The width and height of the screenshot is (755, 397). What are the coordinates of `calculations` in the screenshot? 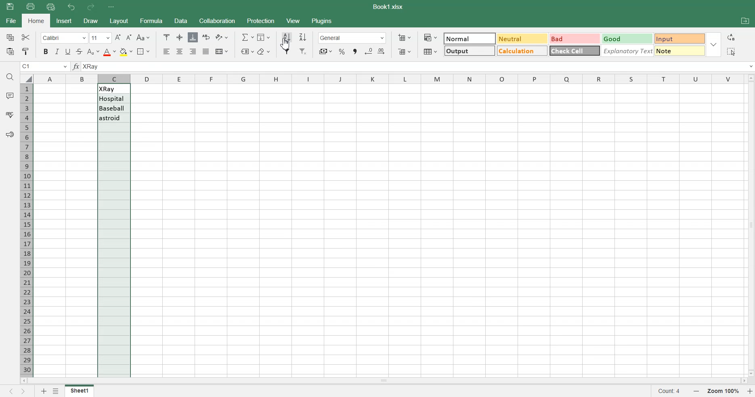 It's located at (521, 51).